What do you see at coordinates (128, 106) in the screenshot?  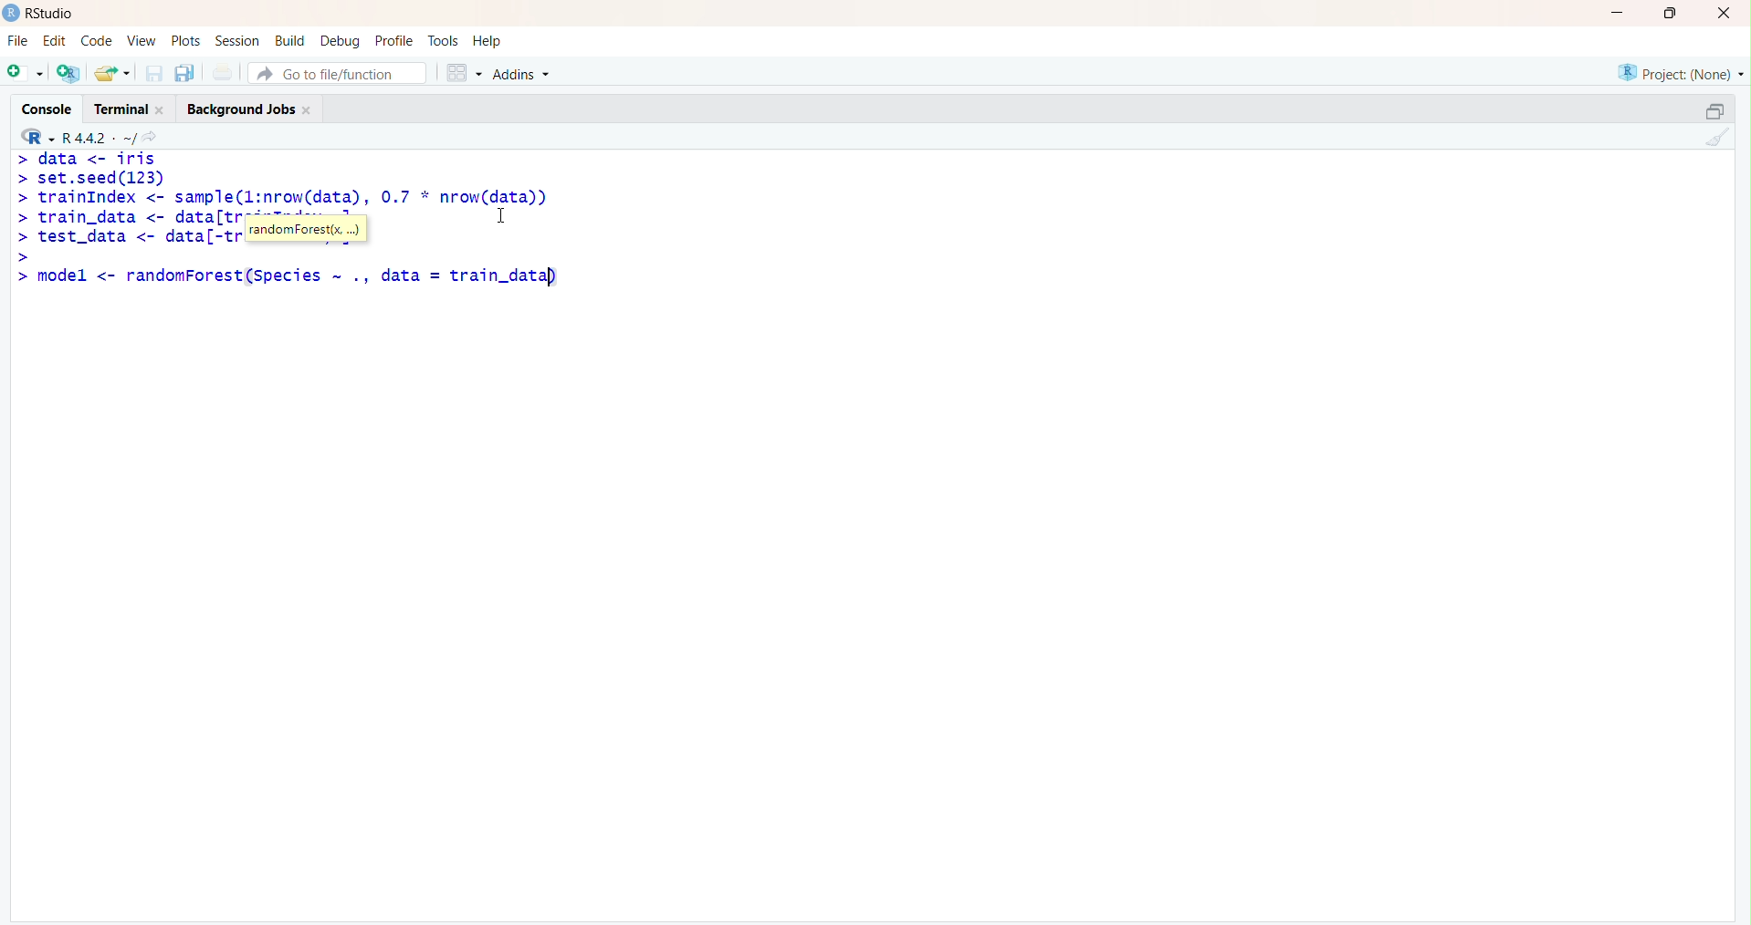 I see `Terminal` at bounding box center [128, 106].